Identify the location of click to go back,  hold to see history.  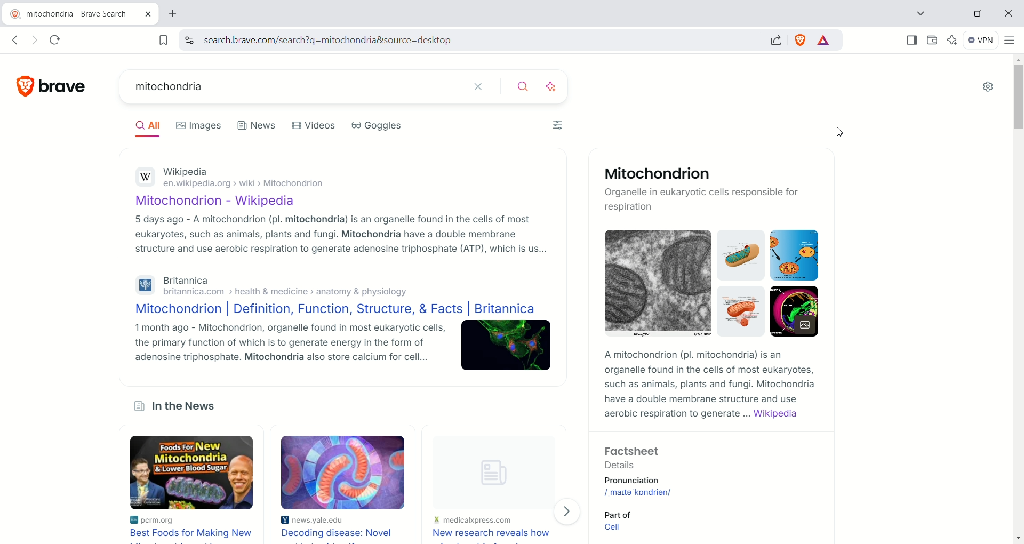
(15, 40).